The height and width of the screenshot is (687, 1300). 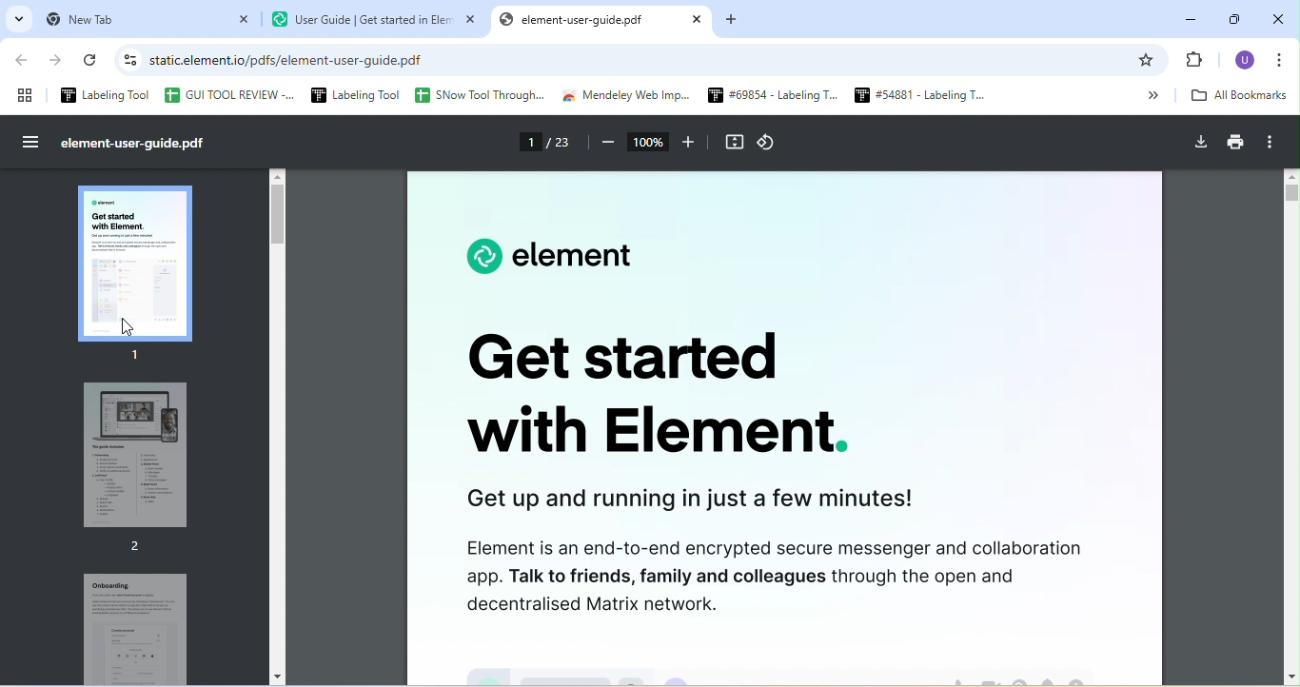 I want to click on minimize, so click(x=1192, y=15).